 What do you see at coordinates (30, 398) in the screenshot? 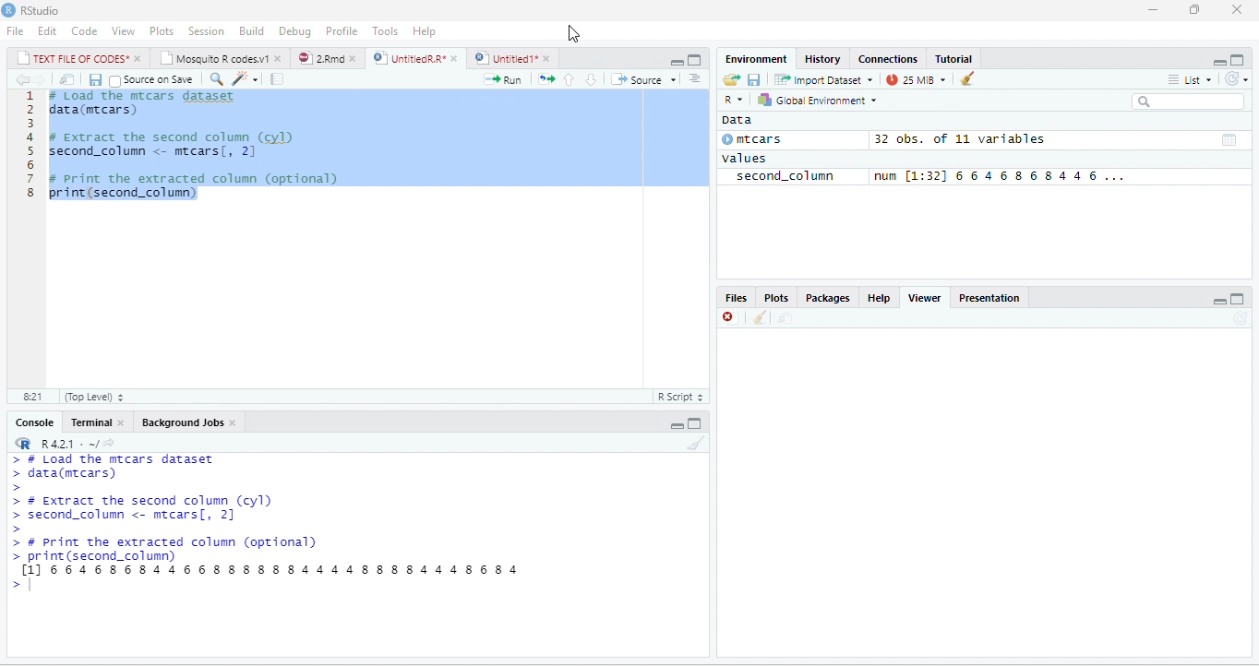
I see `1:1` at bounding box center [30, 398].